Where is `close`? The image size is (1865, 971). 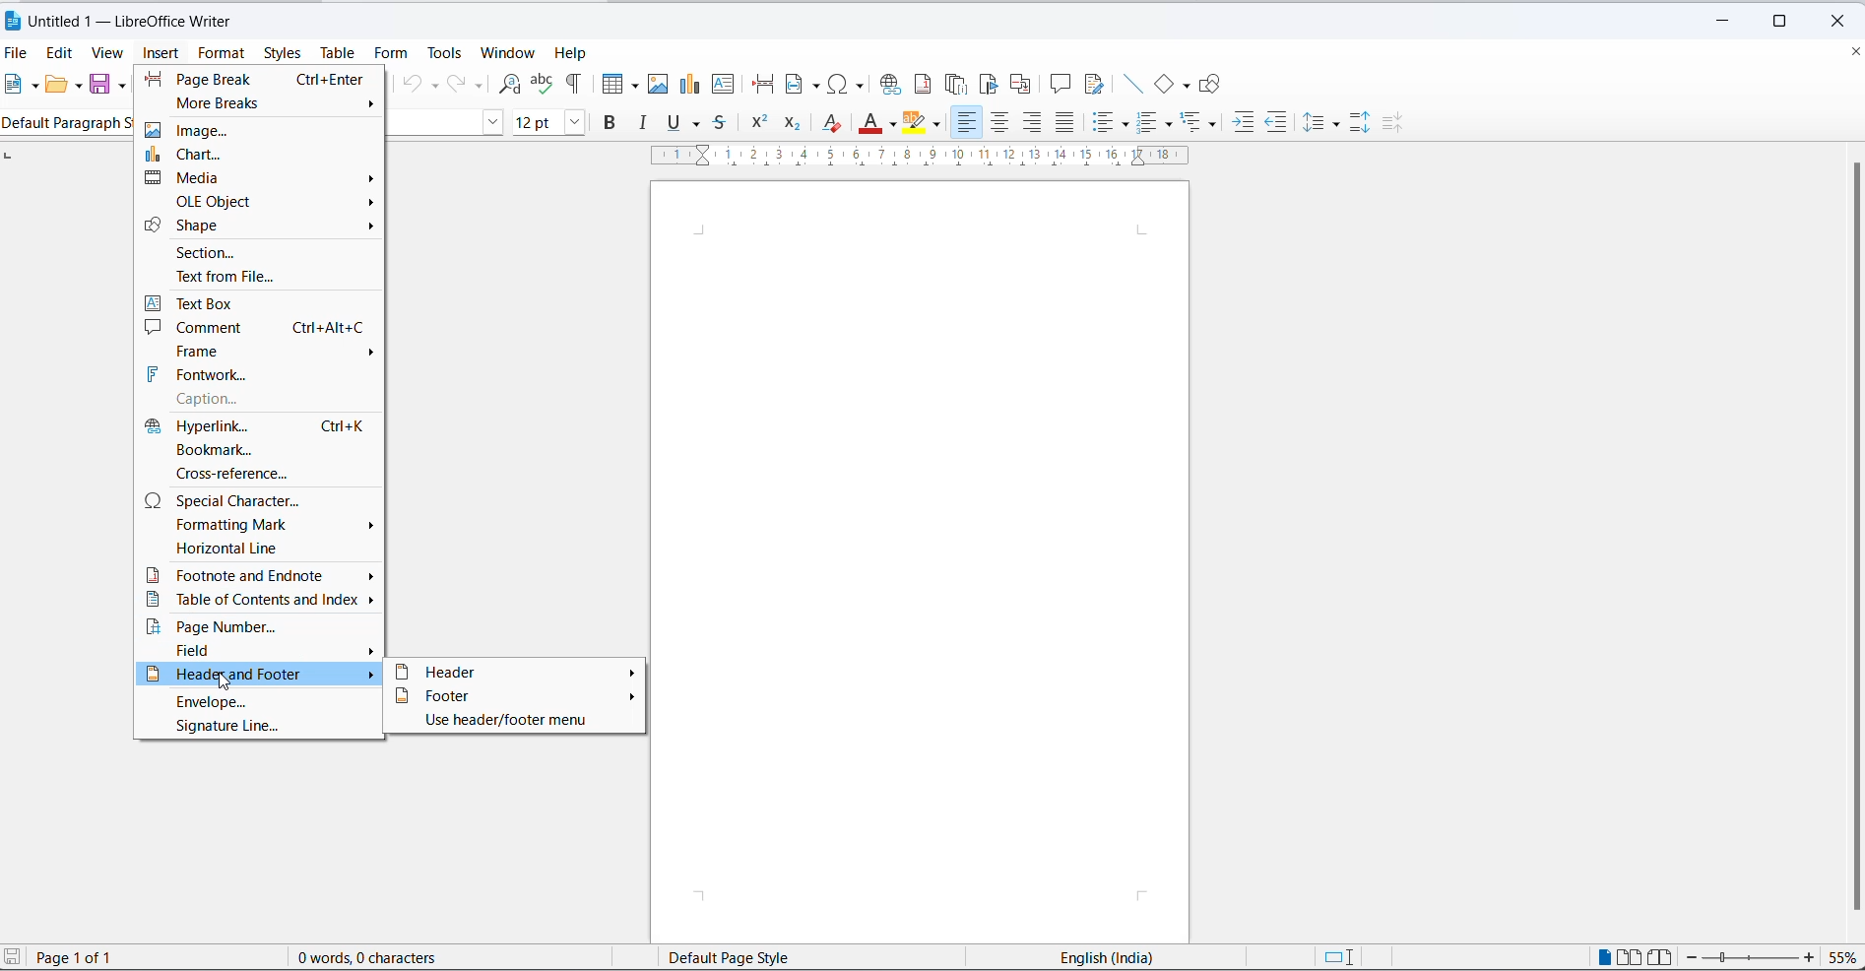 close is located at coordinates (1844, 19).